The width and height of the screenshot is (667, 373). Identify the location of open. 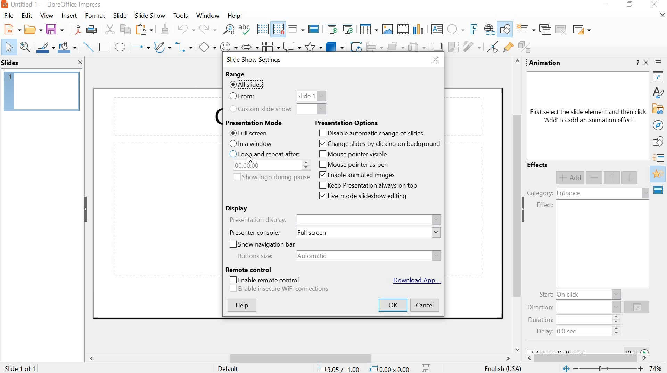
(32, 30).